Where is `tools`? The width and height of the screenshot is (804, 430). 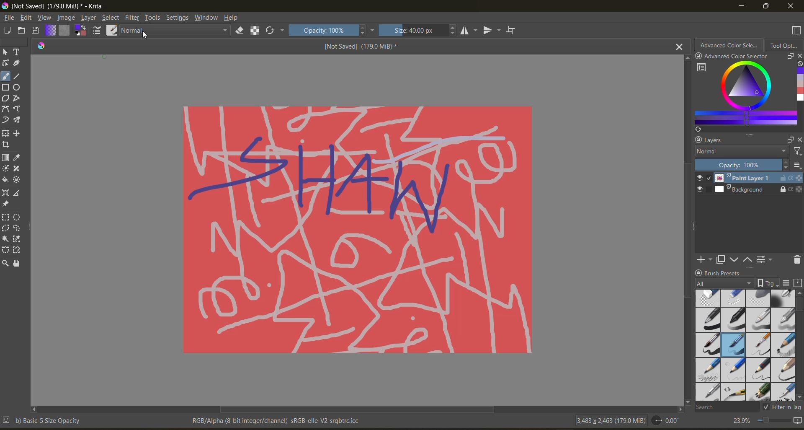 tools is located at coordinates (153, 18).